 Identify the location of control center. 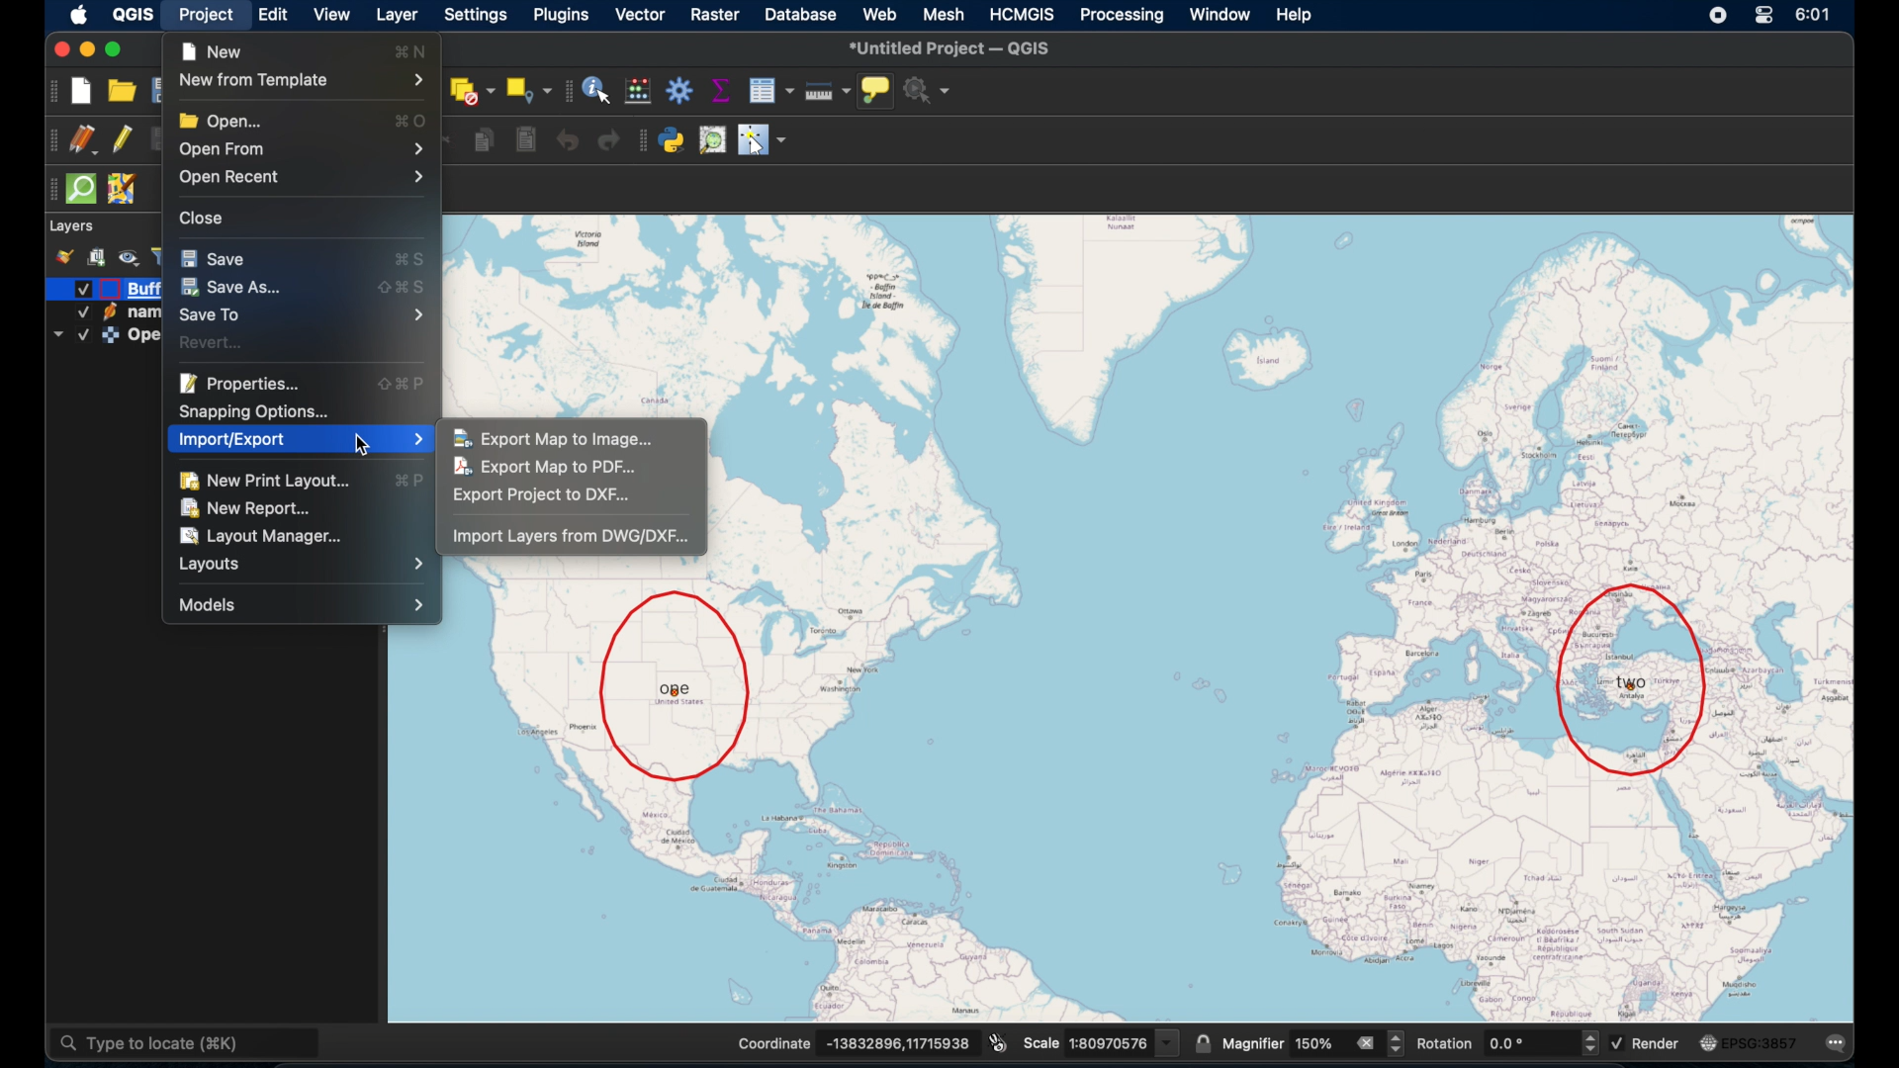
(1717, 14).